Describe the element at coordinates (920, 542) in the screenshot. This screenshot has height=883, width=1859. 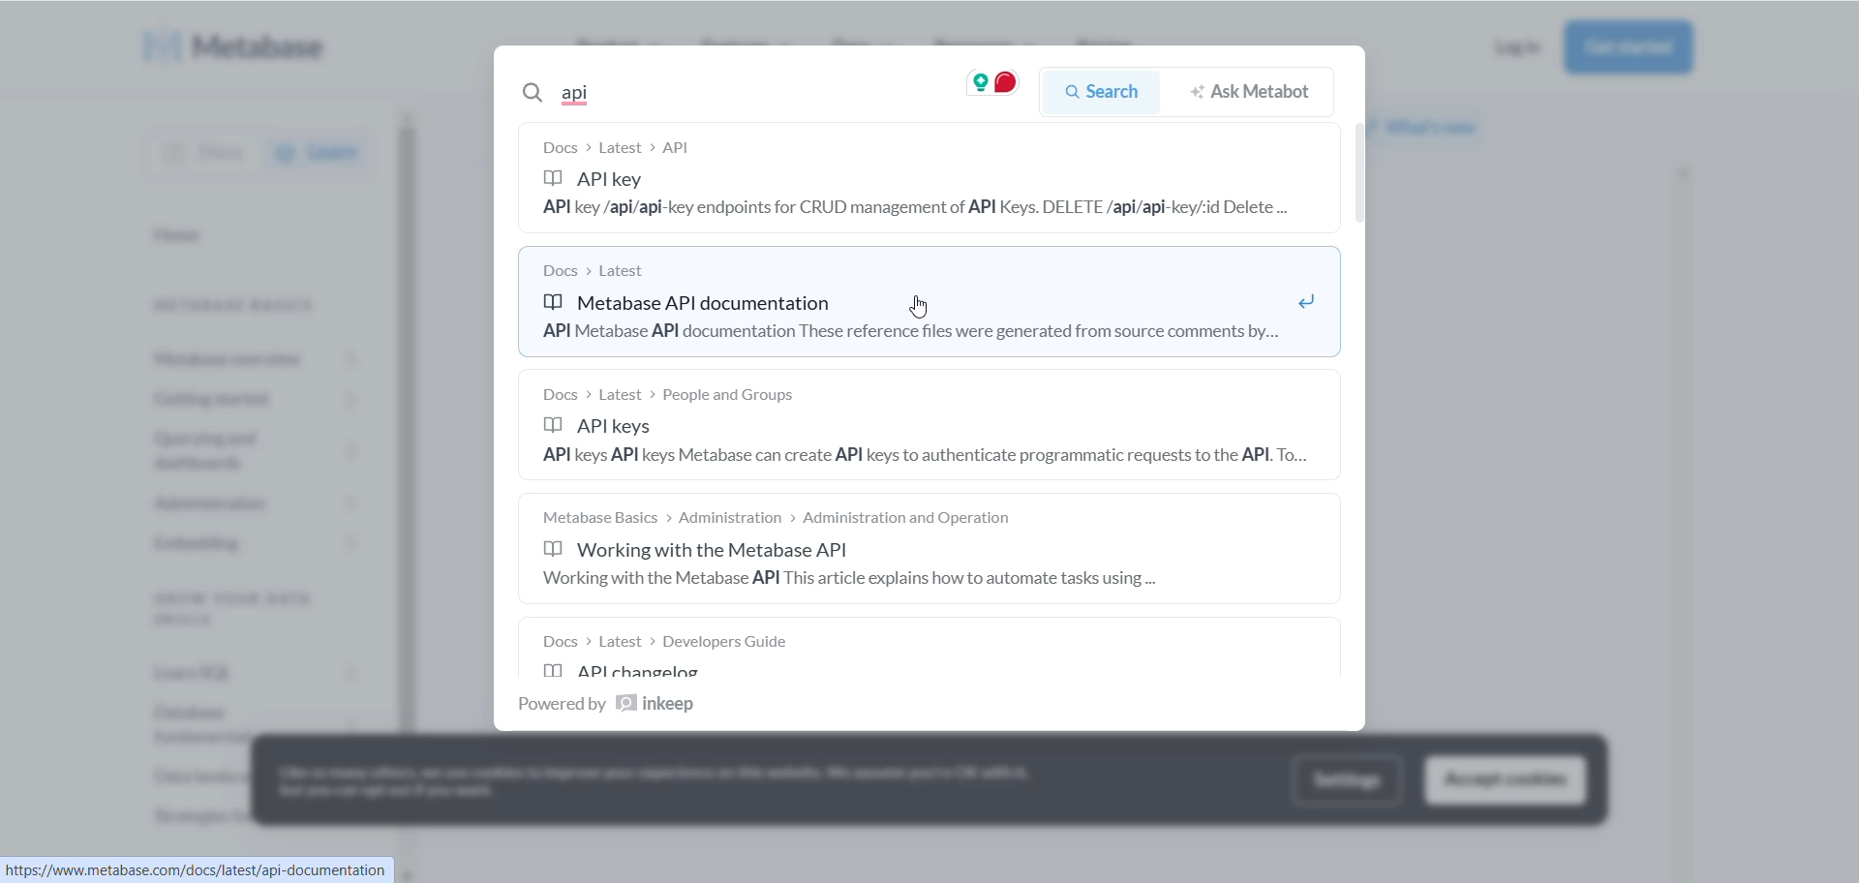
I see `working with metabase API documentation` at that location.